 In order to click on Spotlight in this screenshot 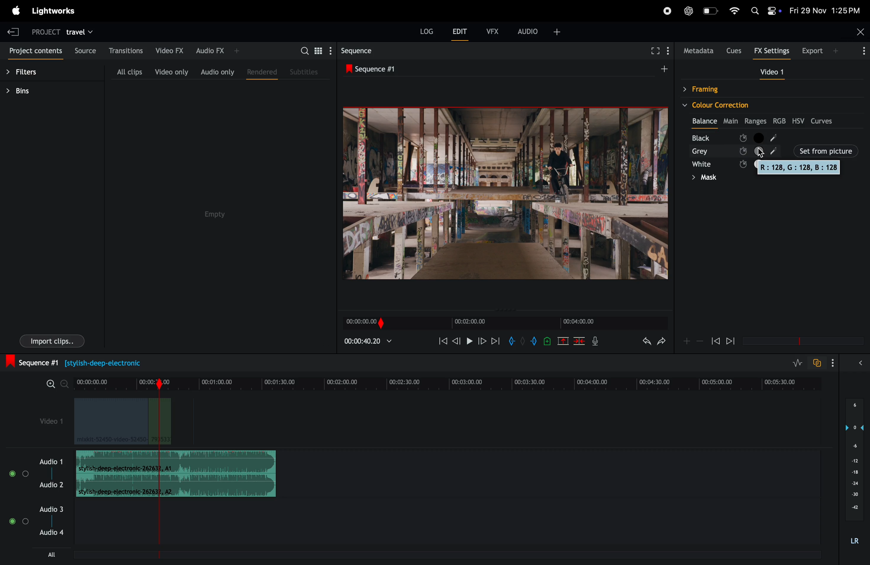, I will do `click(756, 10)`.